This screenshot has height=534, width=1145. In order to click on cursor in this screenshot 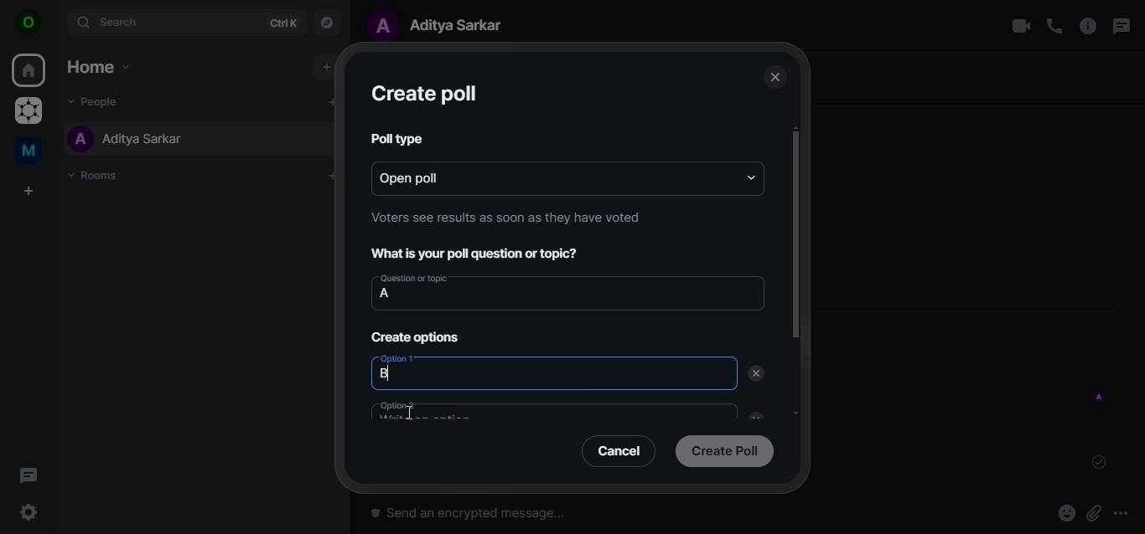, I will do `click(410, 411)`.